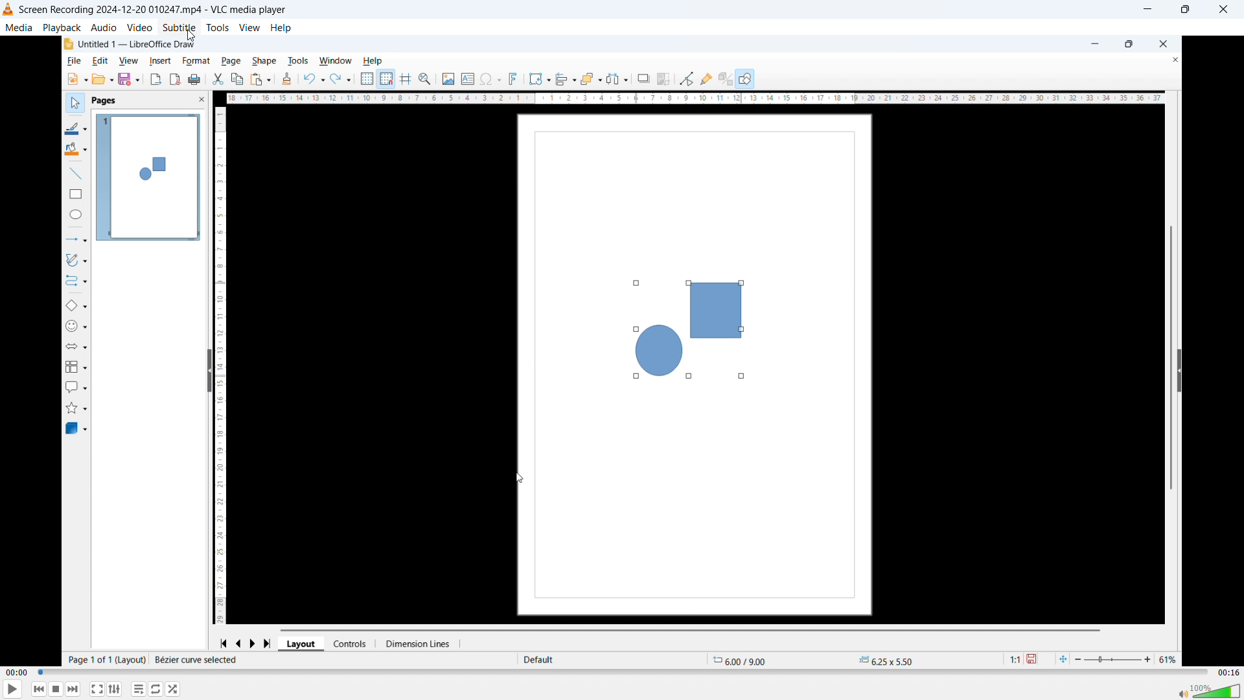 The height and width of the screenshot is (700, 1244). What do you see at coordinates (39, 689) in the screenshot?
I see `Backward or previous media ` at bounding box center [39, 689].